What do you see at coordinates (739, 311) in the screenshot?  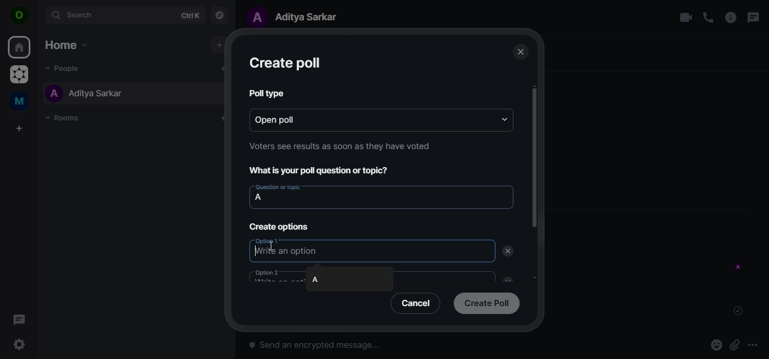 I see `message sent` at bounding box center [739, 311].